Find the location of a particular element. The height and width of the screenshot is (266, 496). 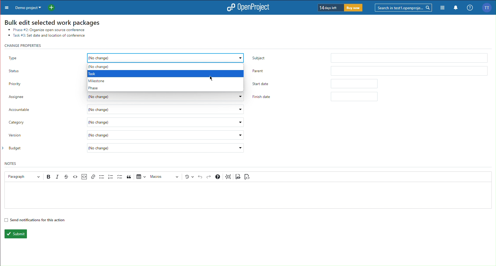

Italic is located at coordinates (58, 177).